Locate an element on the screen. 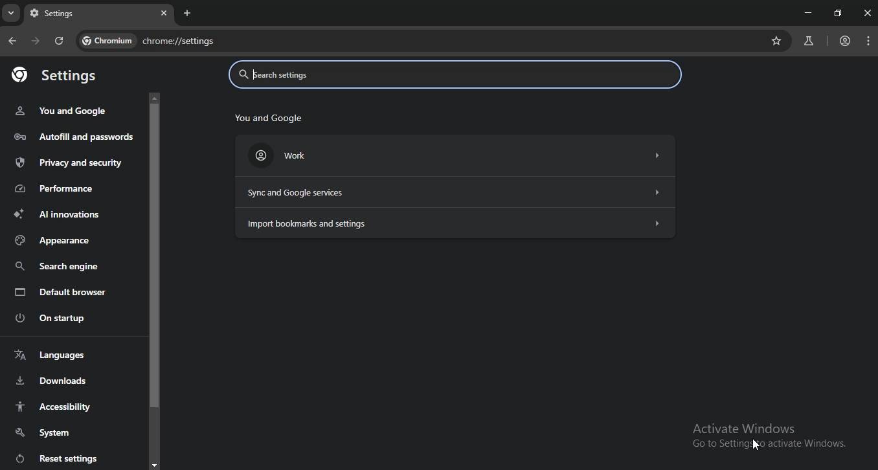 The width and height of the screenshot is (878, 470). new tab is located at coordinates (188, 13).